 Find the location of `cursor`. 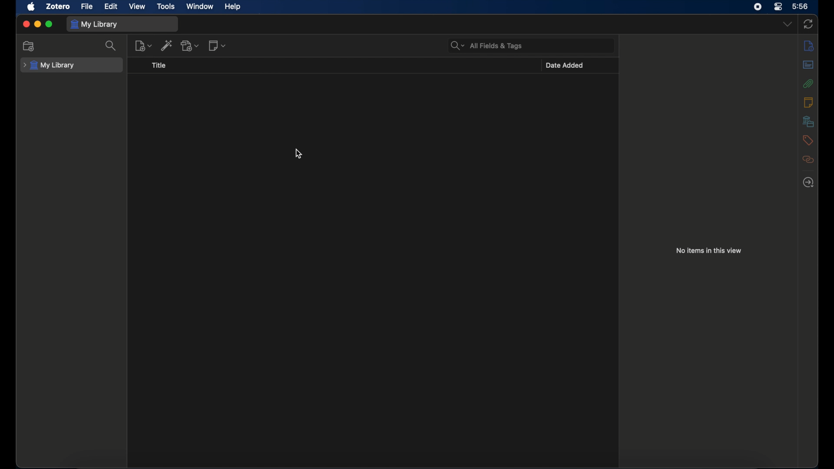

cursor is located at coordinates (299, 154).